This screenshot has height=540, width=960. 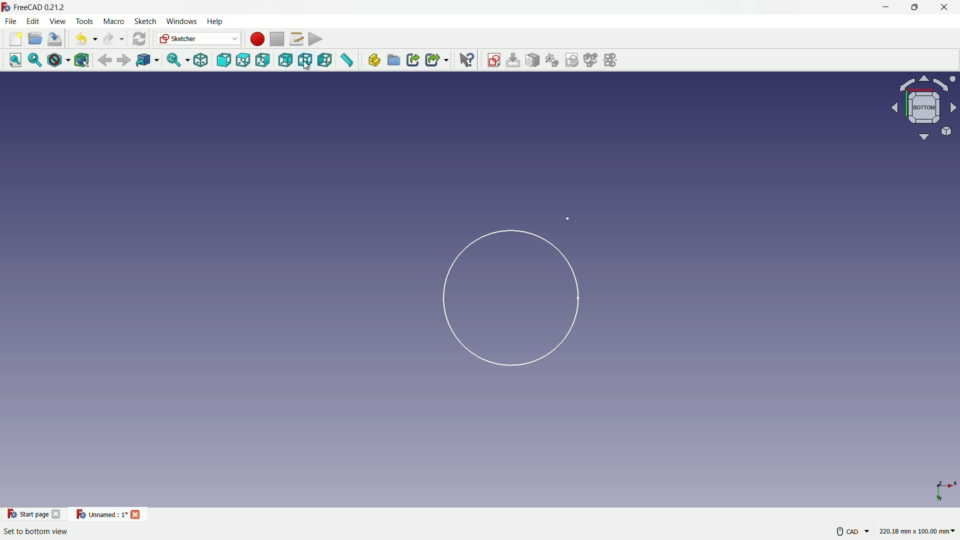 I want to click on redo, so click(x=112, y=38).